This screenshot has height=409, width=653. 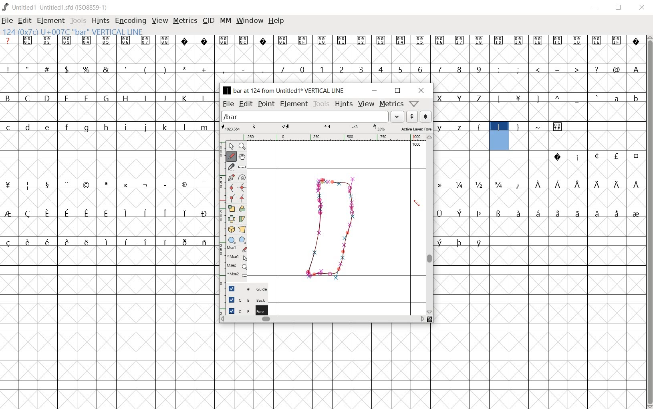 I want to click on draw a freehand curve, so click(x=232, y=156).